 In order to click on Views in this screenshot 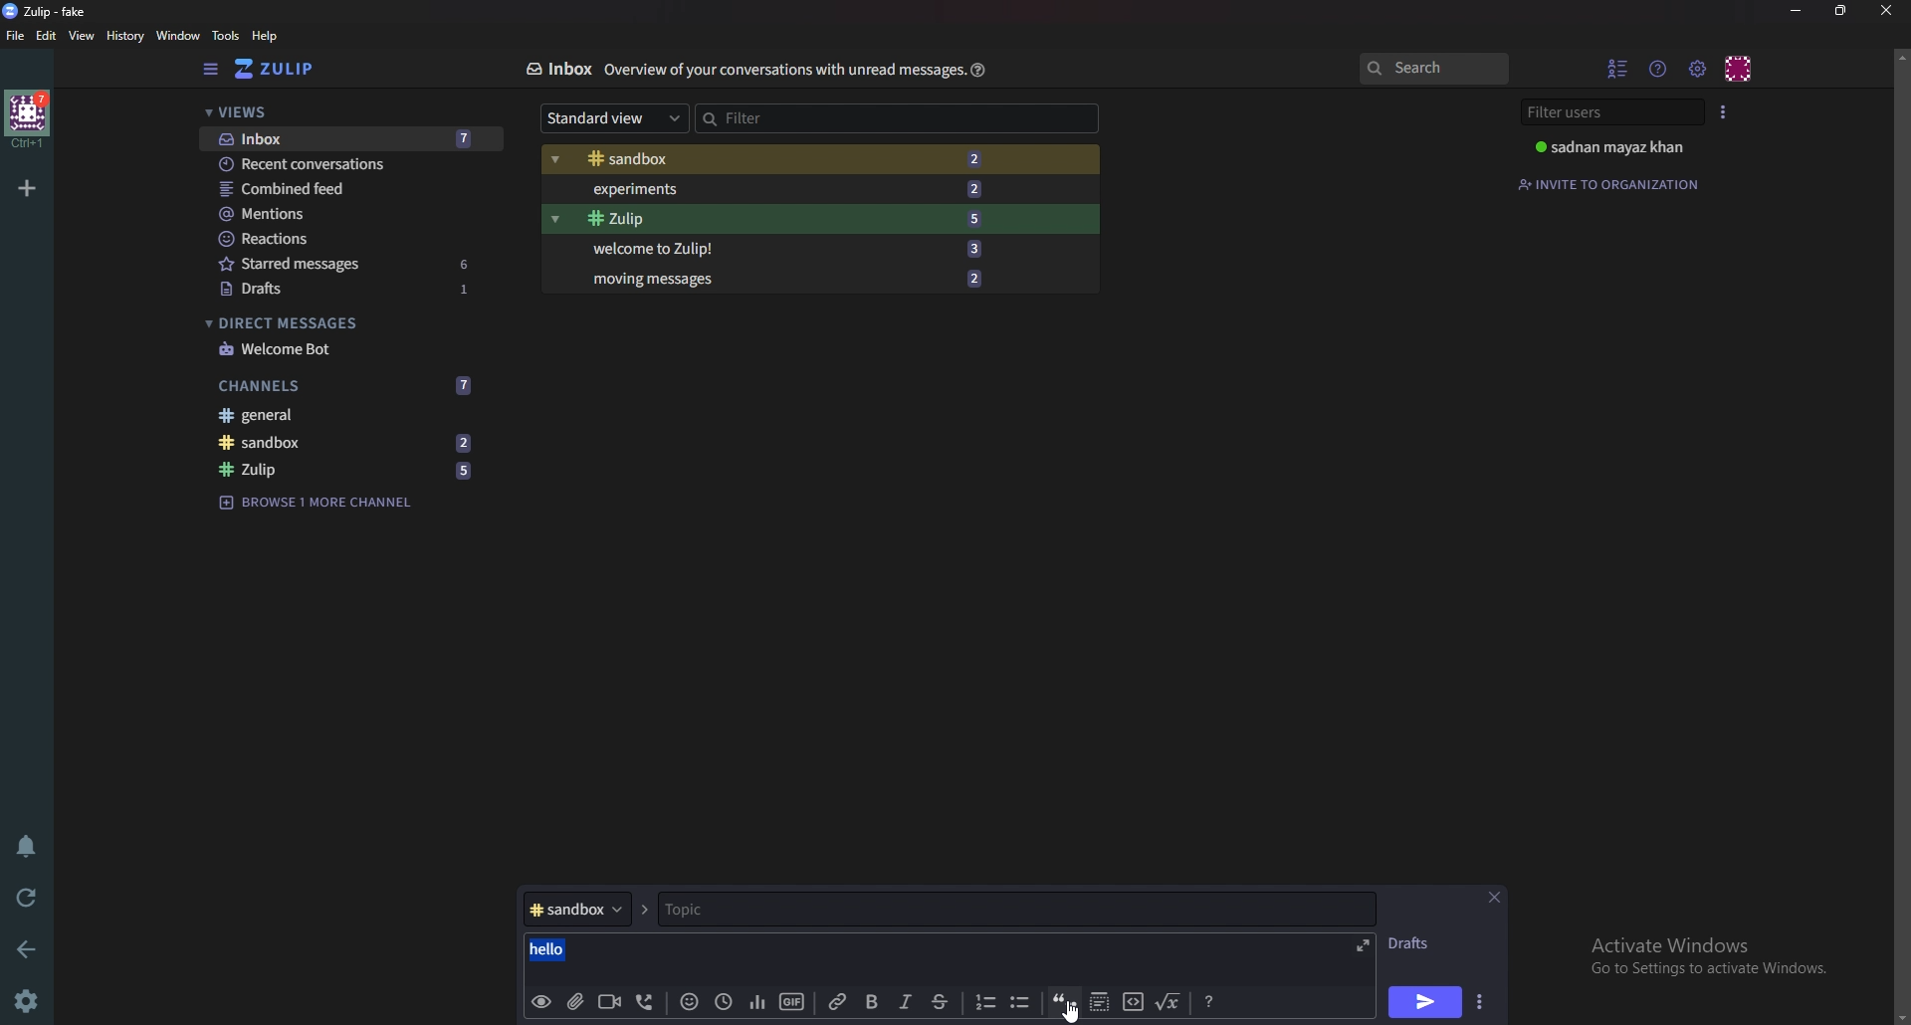, I will do `click(337, 112)`.